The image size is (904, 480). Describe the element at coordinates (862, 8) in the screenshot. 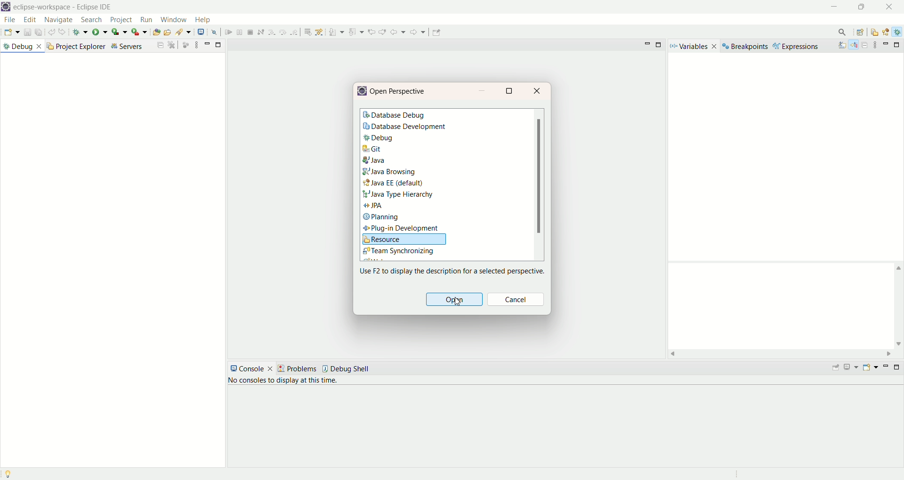

I see `maximize` at that location.